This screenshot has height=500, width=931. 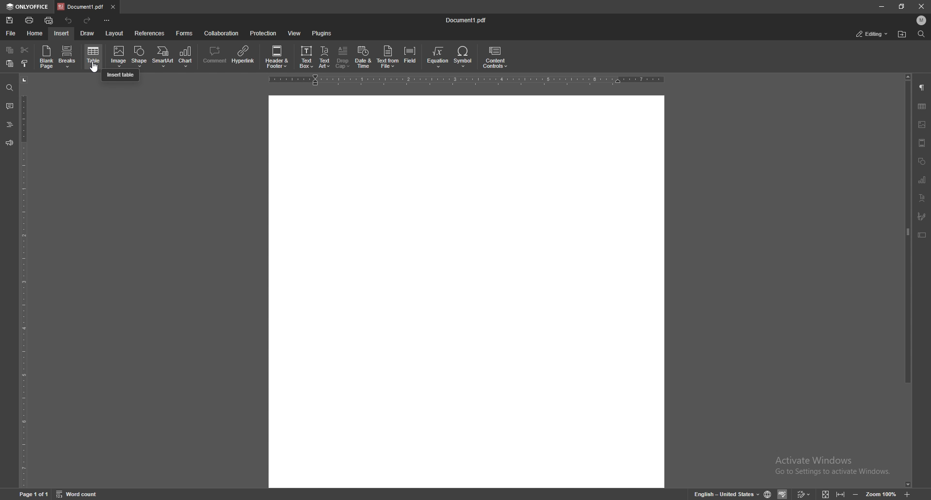 I want to click on references, so click(x=150, y=33).